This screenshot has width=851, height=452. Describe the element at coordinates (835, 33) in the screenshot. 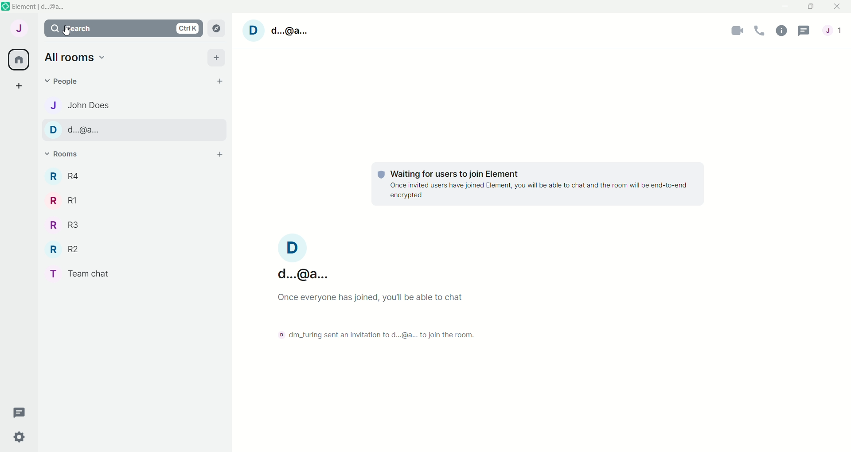

I see `people` at that location.